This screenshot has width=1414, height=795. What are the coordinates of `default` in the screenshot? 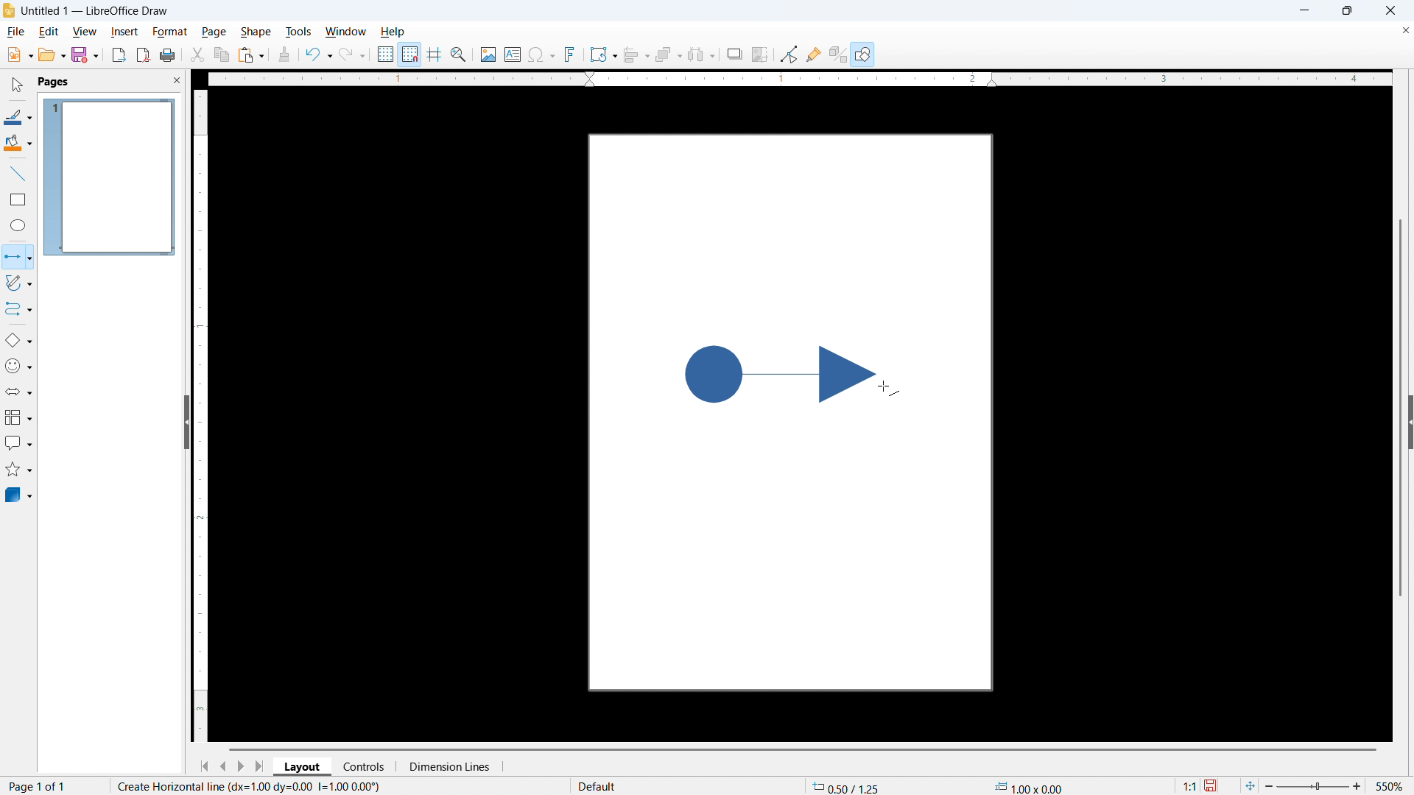 It's located at (598, 784).